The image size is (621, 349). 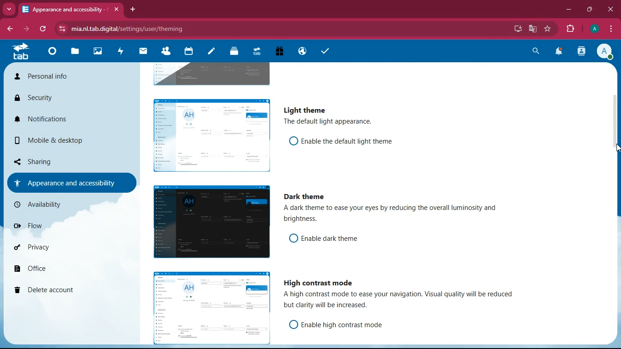 I want to click on appearance, so click(x=66, y=182).